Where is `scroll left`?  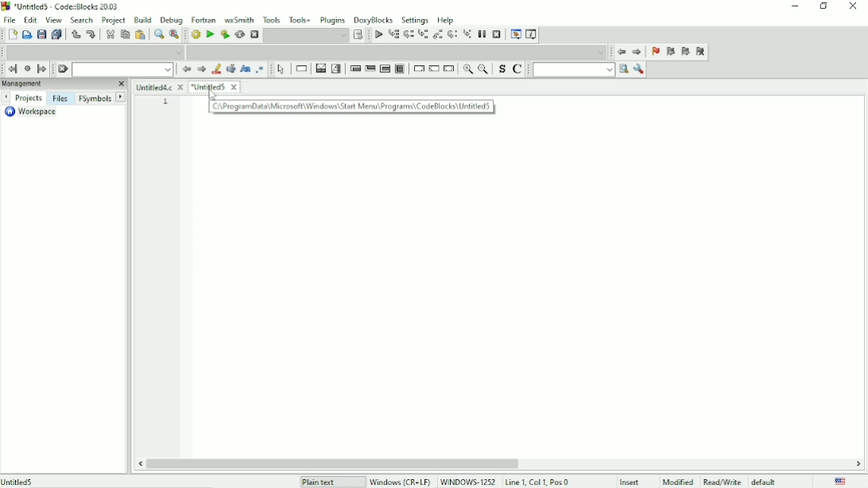
scroll left is located at coordinates (140, 464).